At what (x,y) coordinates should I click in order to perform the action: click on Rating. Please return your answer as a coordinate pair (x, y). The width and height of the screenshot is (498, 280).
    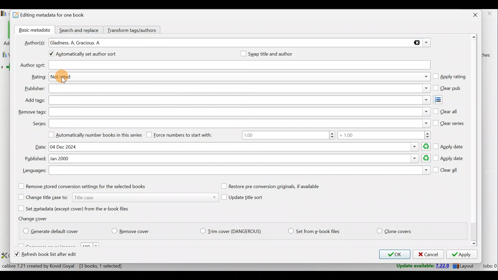
    Looking at the image, I should click on (240, 78).